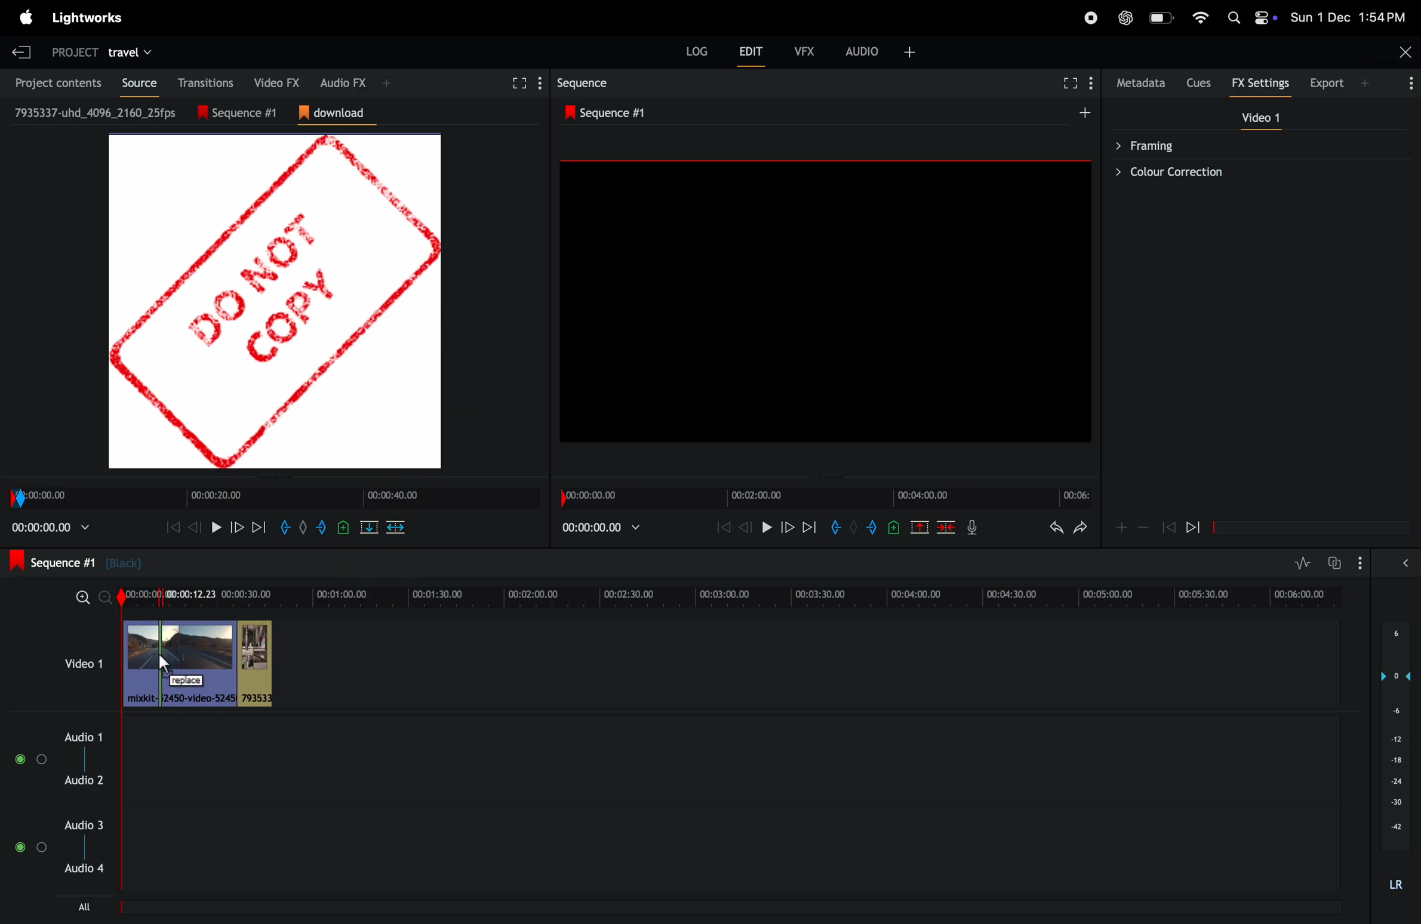 The width and height of the screenshot is (1421, 924). I want to click on rewind, so click(1193, 526).